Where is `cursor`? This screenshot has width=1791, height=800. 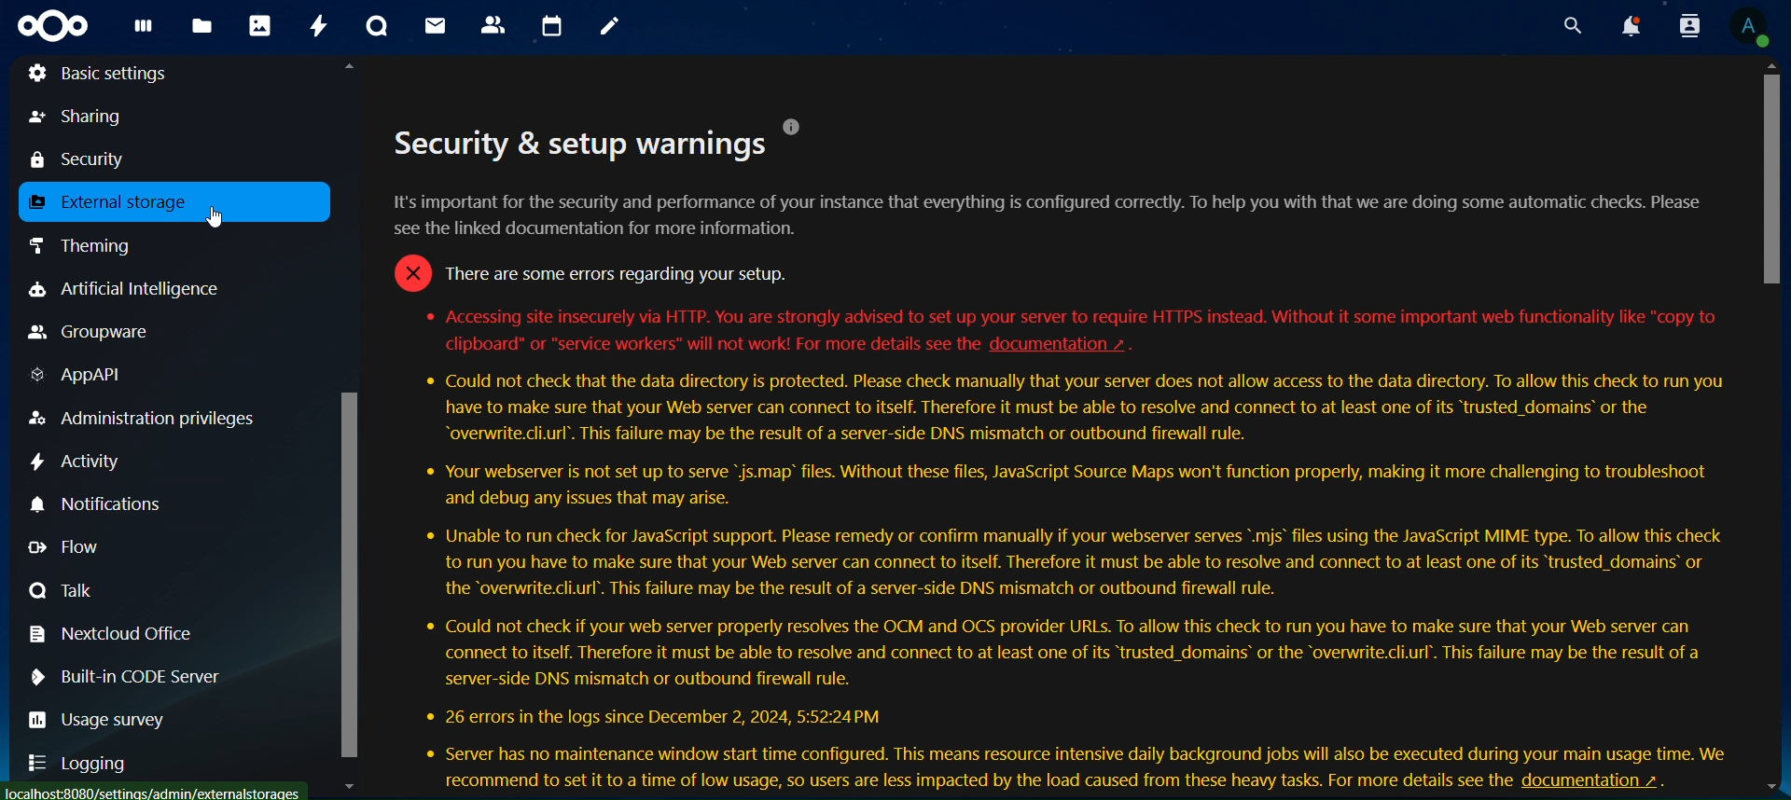
cursor is located at coordinates (218, 221).